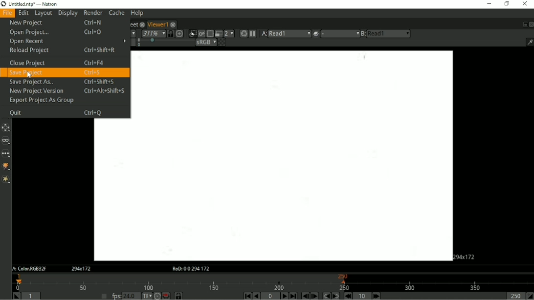  Describe the element at coordinates (131, 296) in the screenshot. I see `24` at that location.